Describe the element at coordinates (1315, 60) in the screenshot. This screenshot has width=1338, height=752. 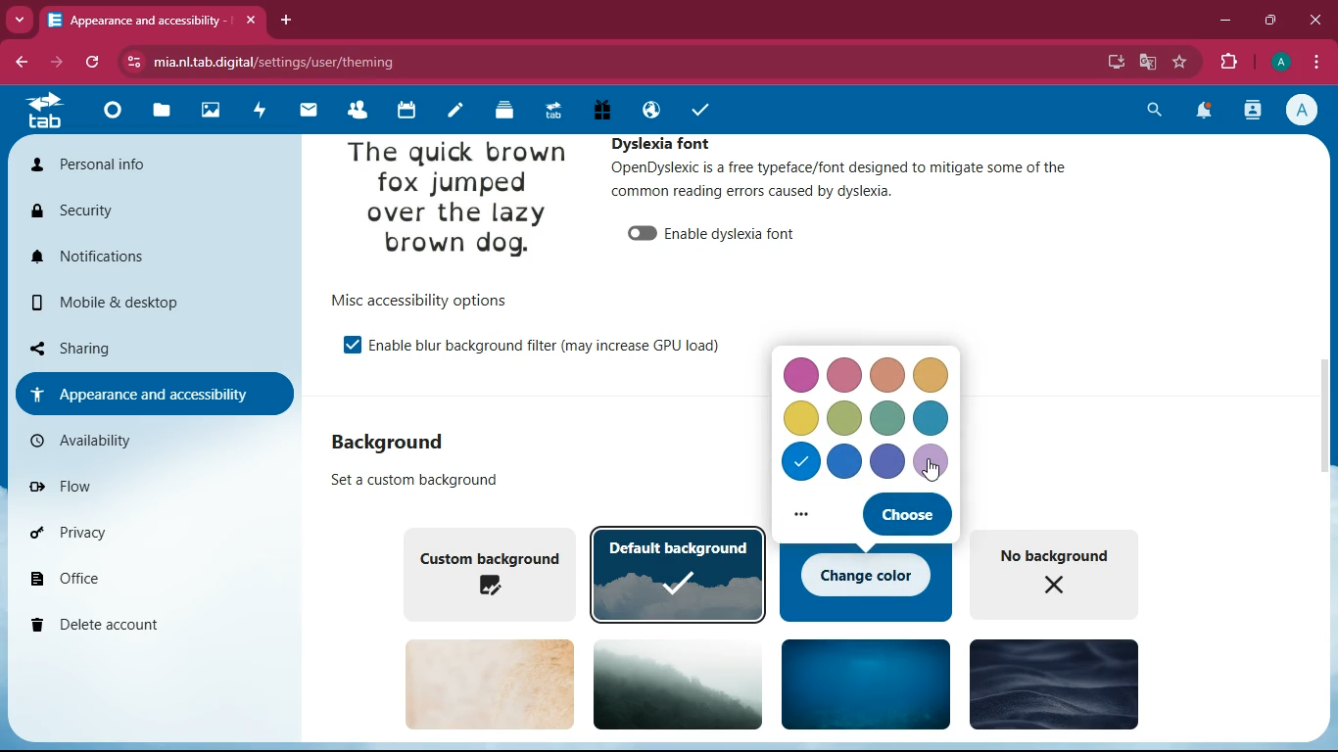
I see `menu` at that location.